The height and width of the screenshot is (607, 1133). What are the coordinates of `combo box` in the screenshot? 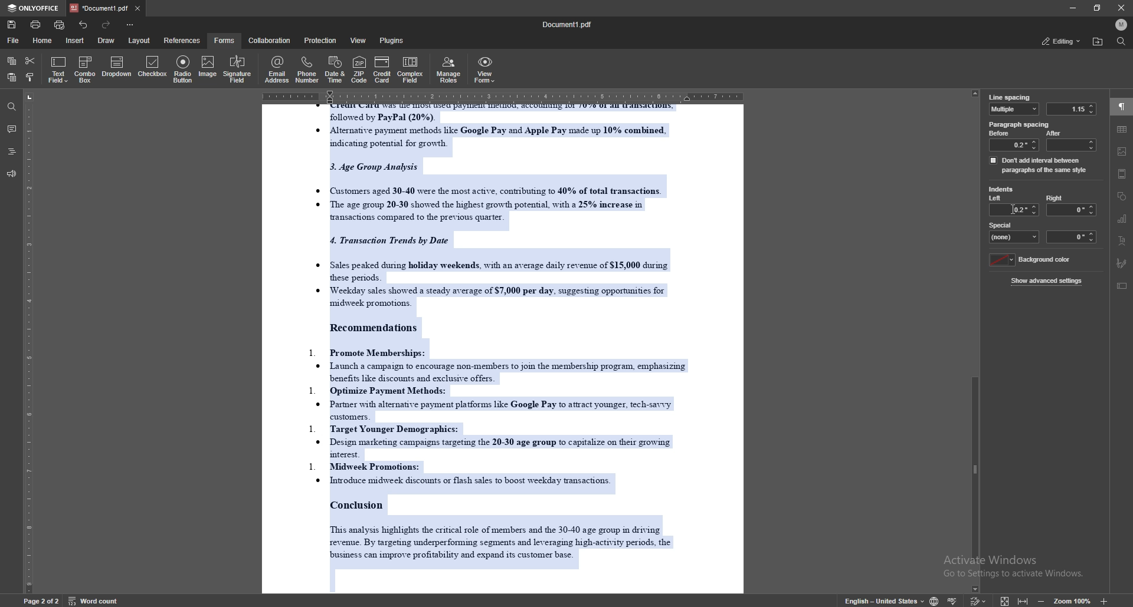 It's located at (85, 70).